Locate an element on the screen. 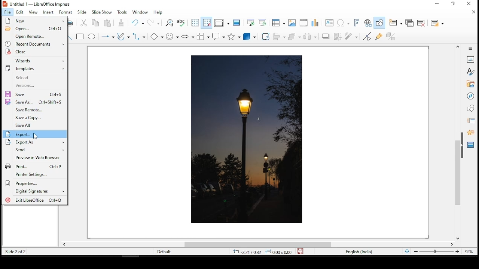 The image size is (479, 269). line is located at coordinates (68, 36).